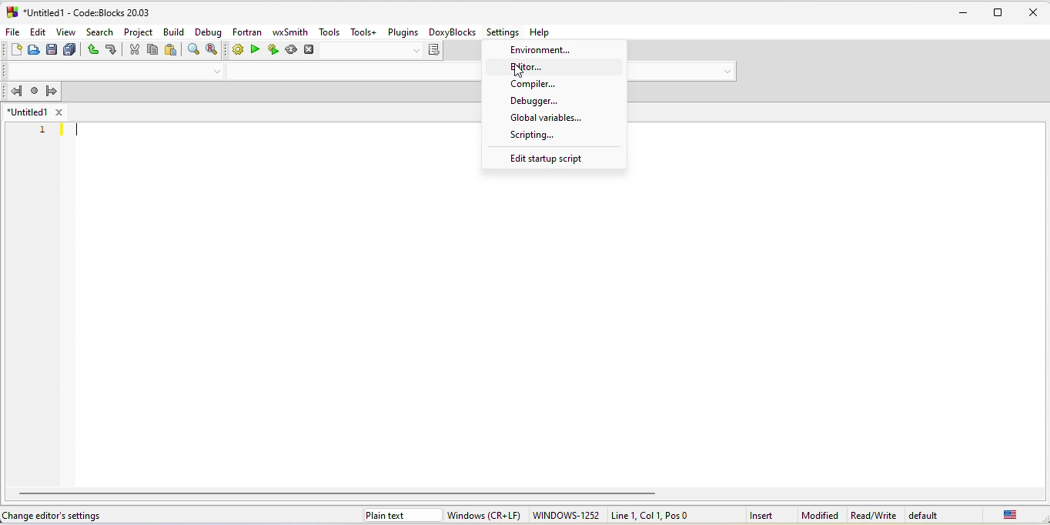 The width and height of the screenshot is (1050, 525). What do you see at coordinates (403, 32) in the screenshot?
I see `plugins` at bounding box center [403, 32].